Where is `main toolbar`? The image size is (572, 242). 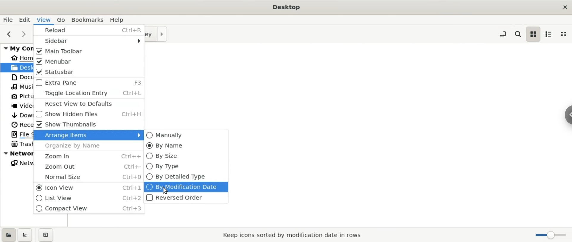
main toolbar is located at coordinates (88, 52).